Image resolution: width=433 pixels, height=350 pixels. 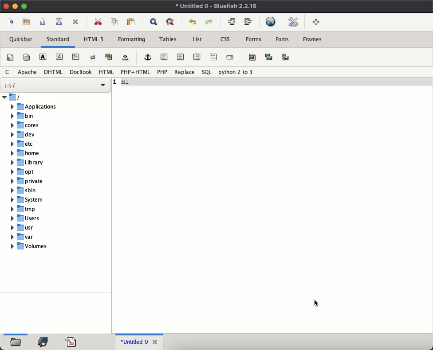 What do you see at coordinates (270, 22) in the screenshot?
I see `preview in browser` at bounding box center [270, 22].